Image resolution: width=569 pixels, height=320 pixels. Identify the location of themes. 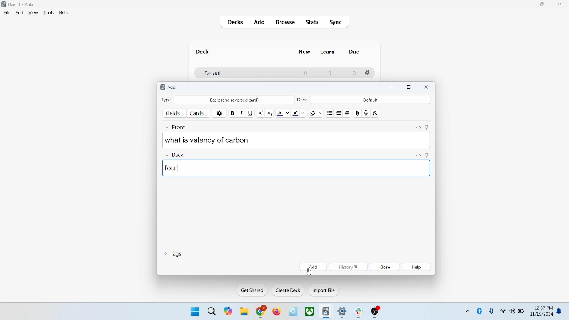
(228, 311).